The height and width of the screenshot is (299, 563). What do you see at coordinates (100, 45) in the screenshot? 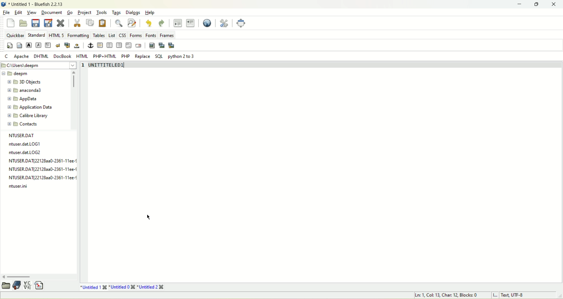
I see `horizontal rule` at bounding box center [100, 45].